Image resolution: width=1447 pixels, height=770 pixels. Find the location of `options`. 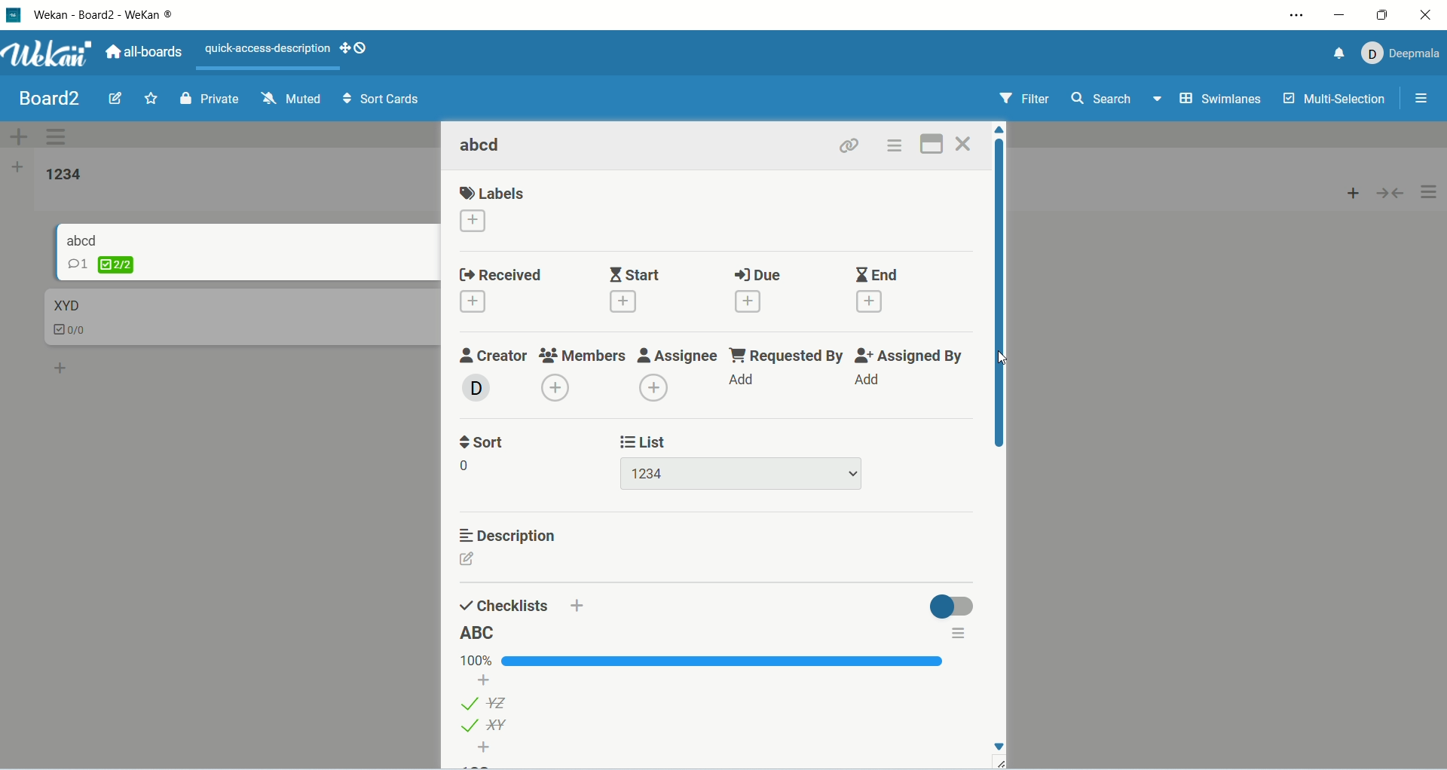

options is located at coordinates (898, 146).